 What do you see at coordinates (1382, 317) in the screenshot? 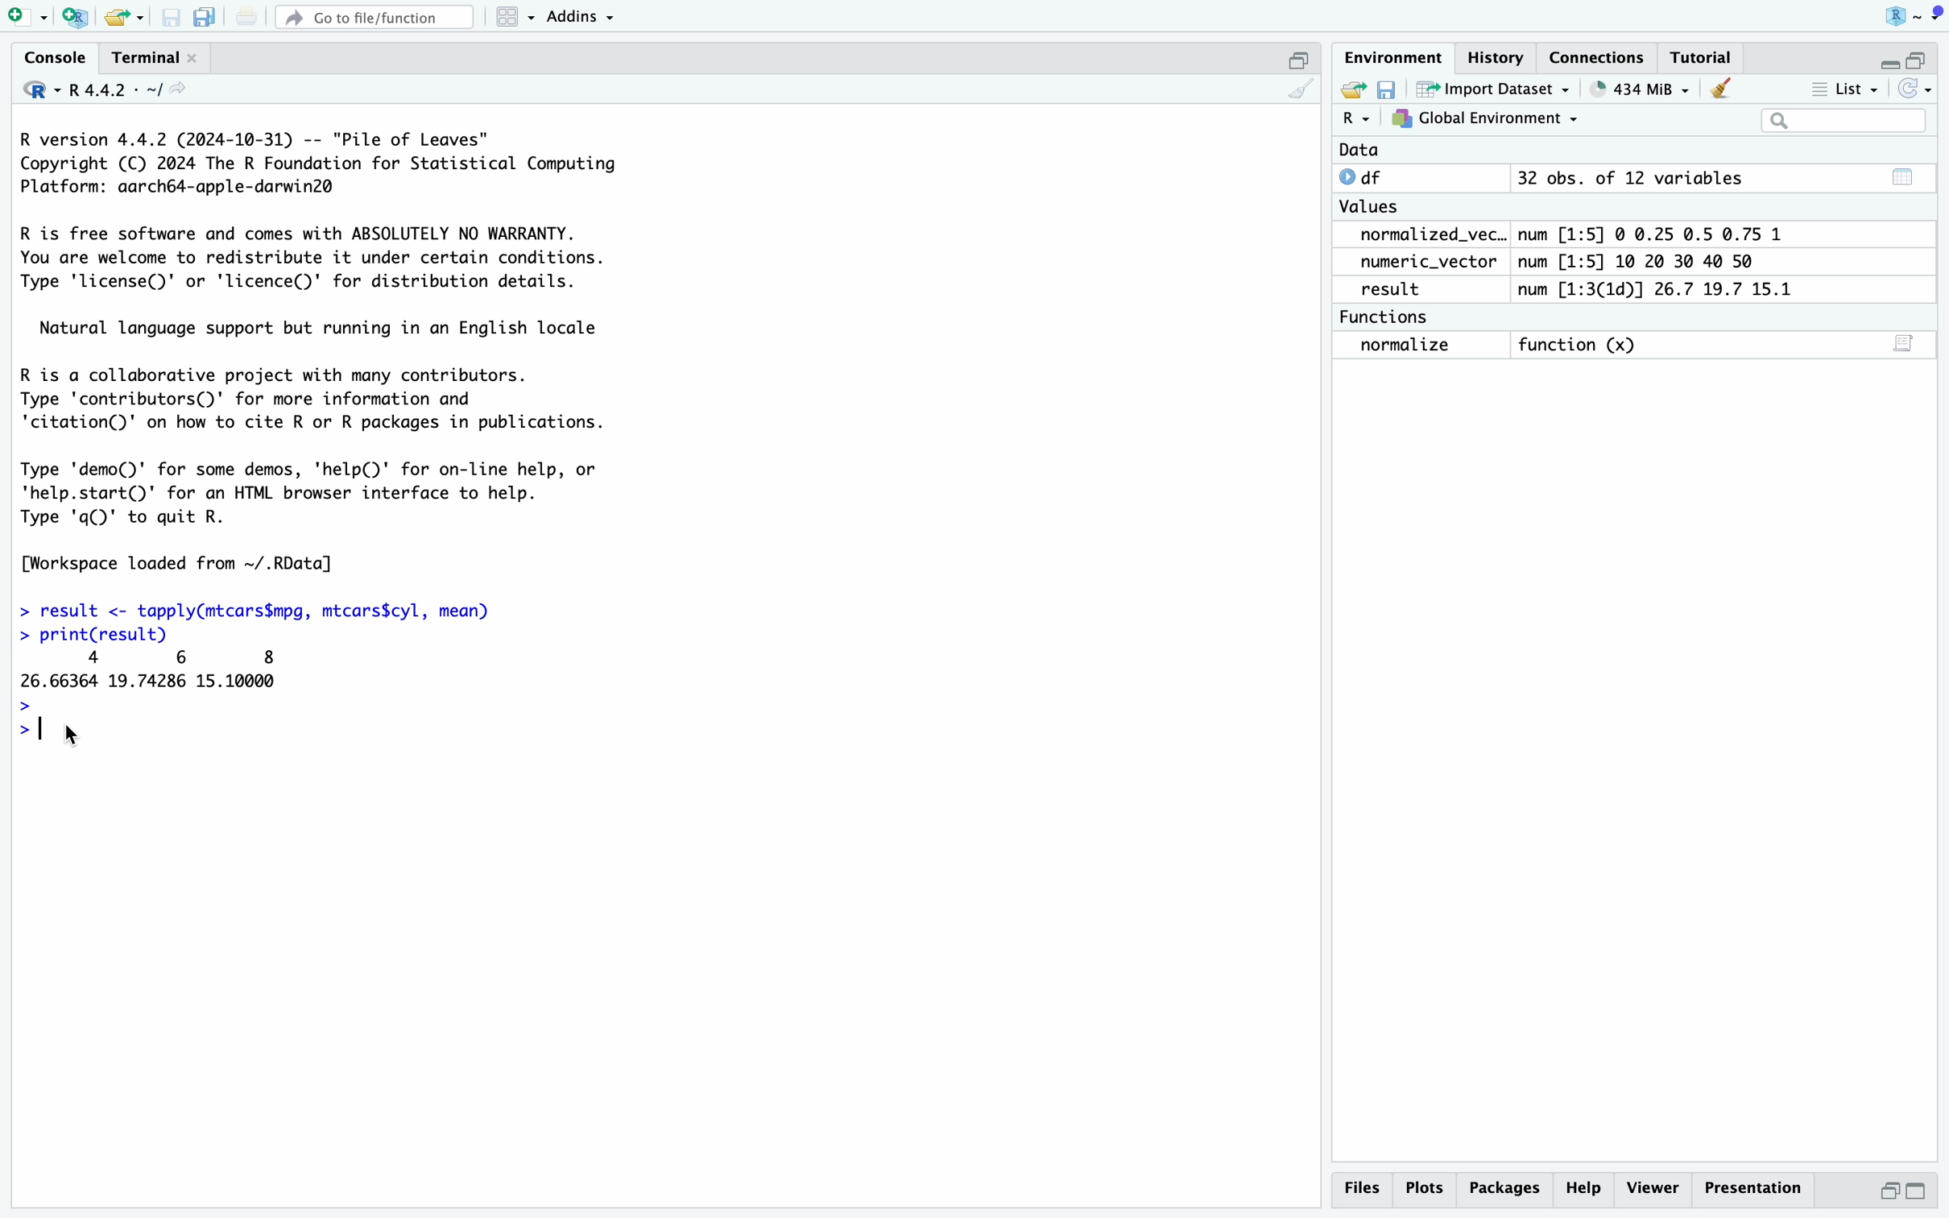
I see `Functions` at bounding box center [1382, 317].